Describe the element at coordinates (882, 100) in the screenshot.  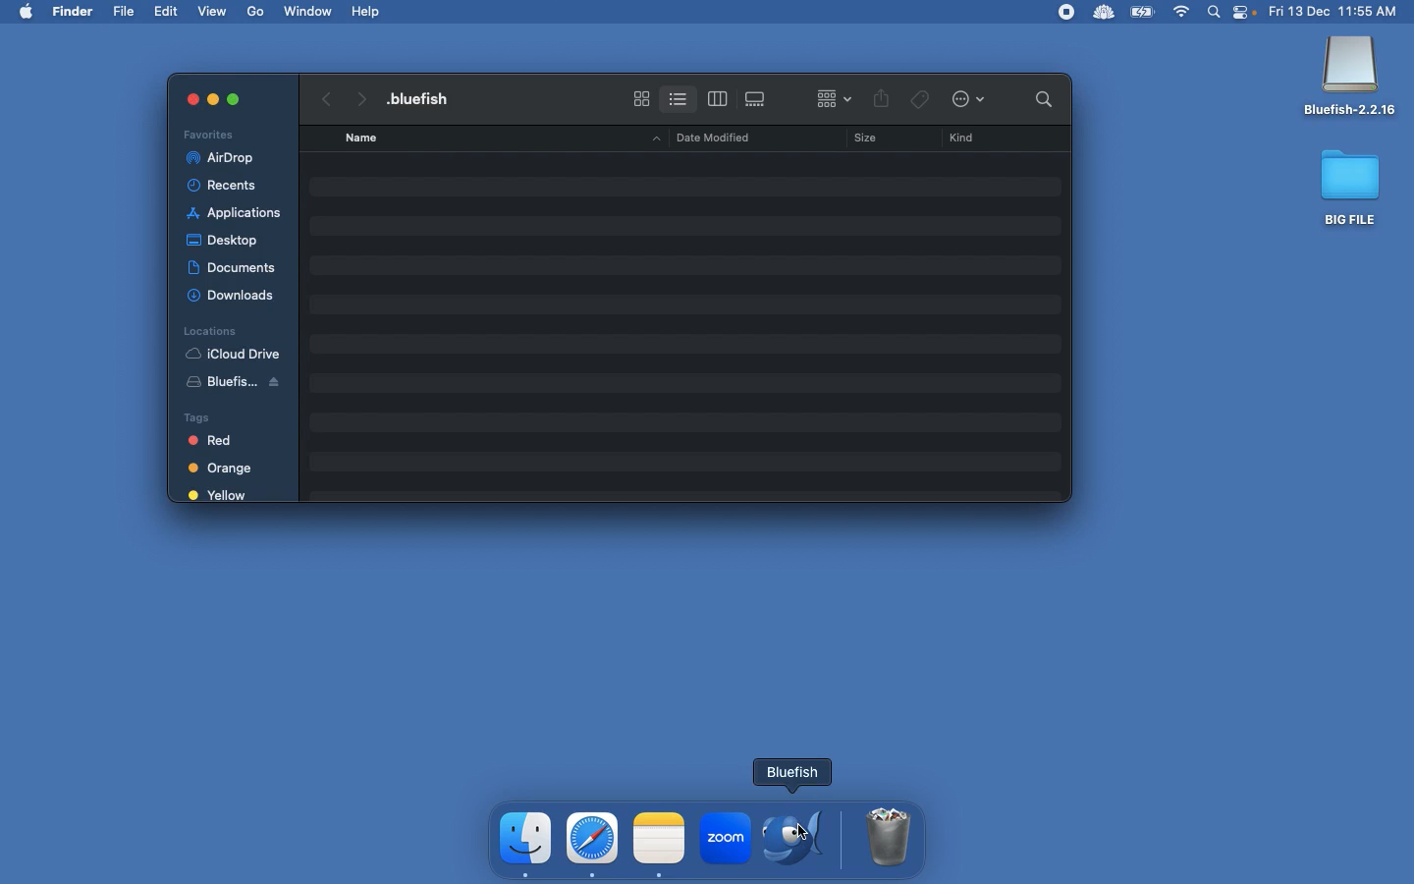
I see `share` at that location.